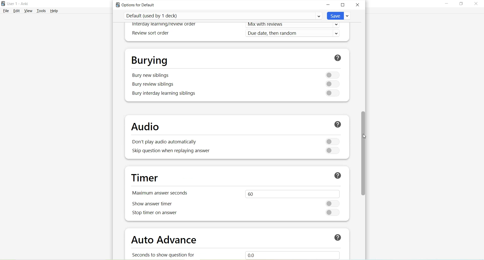 This screenshot has height=260, width=484. I want to click on User 1 - Anki, so click(18, 4).